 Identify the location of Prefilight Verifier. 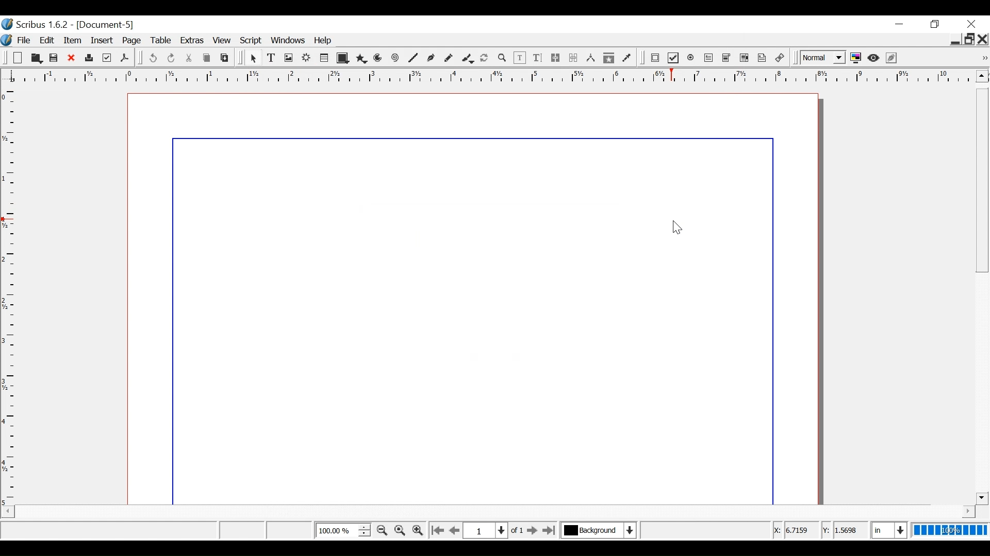
(107, 58).